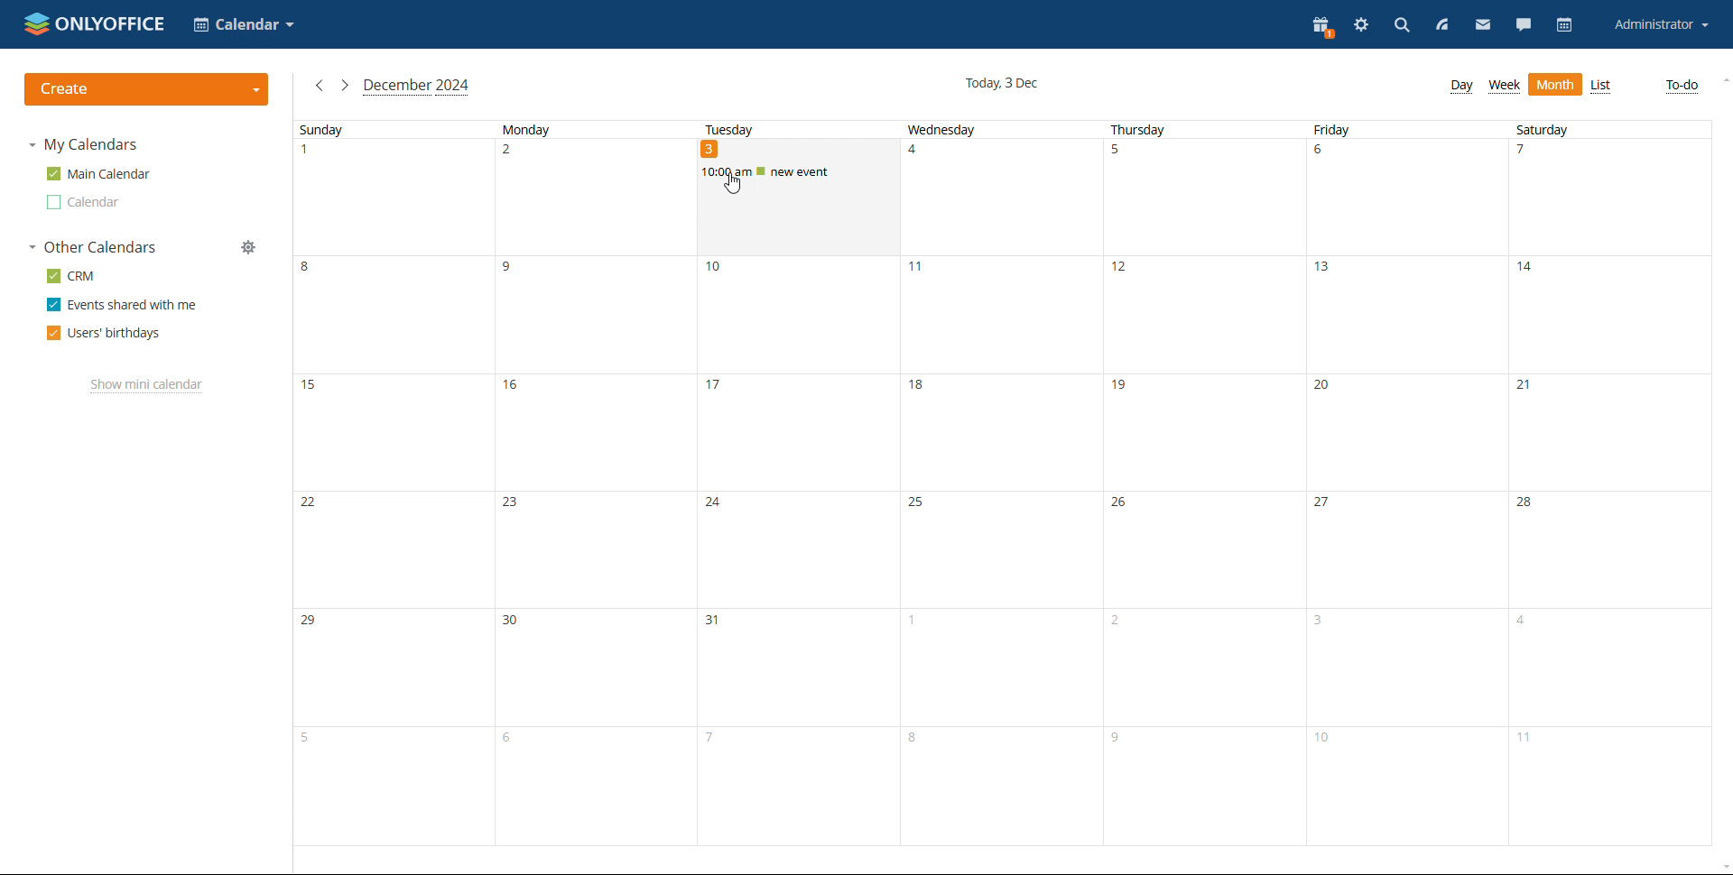  Describe the element at coordinates (1000, 130) in the screenshot. I see `Wednesday` at that location.